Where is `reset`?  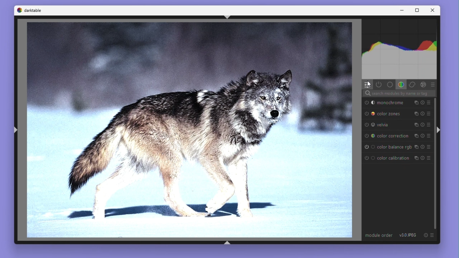 reset is located at coordinates (423, 136).